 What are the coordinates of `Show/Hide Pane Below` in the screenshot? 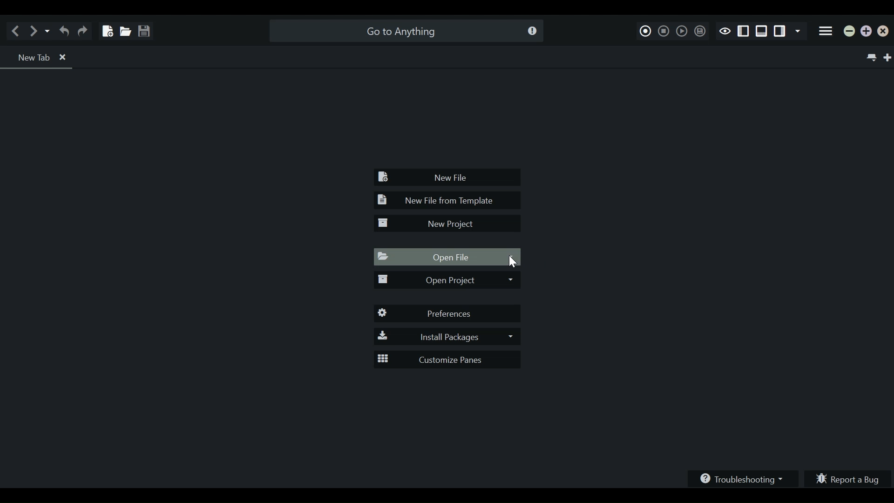 It's located at (761, 32).